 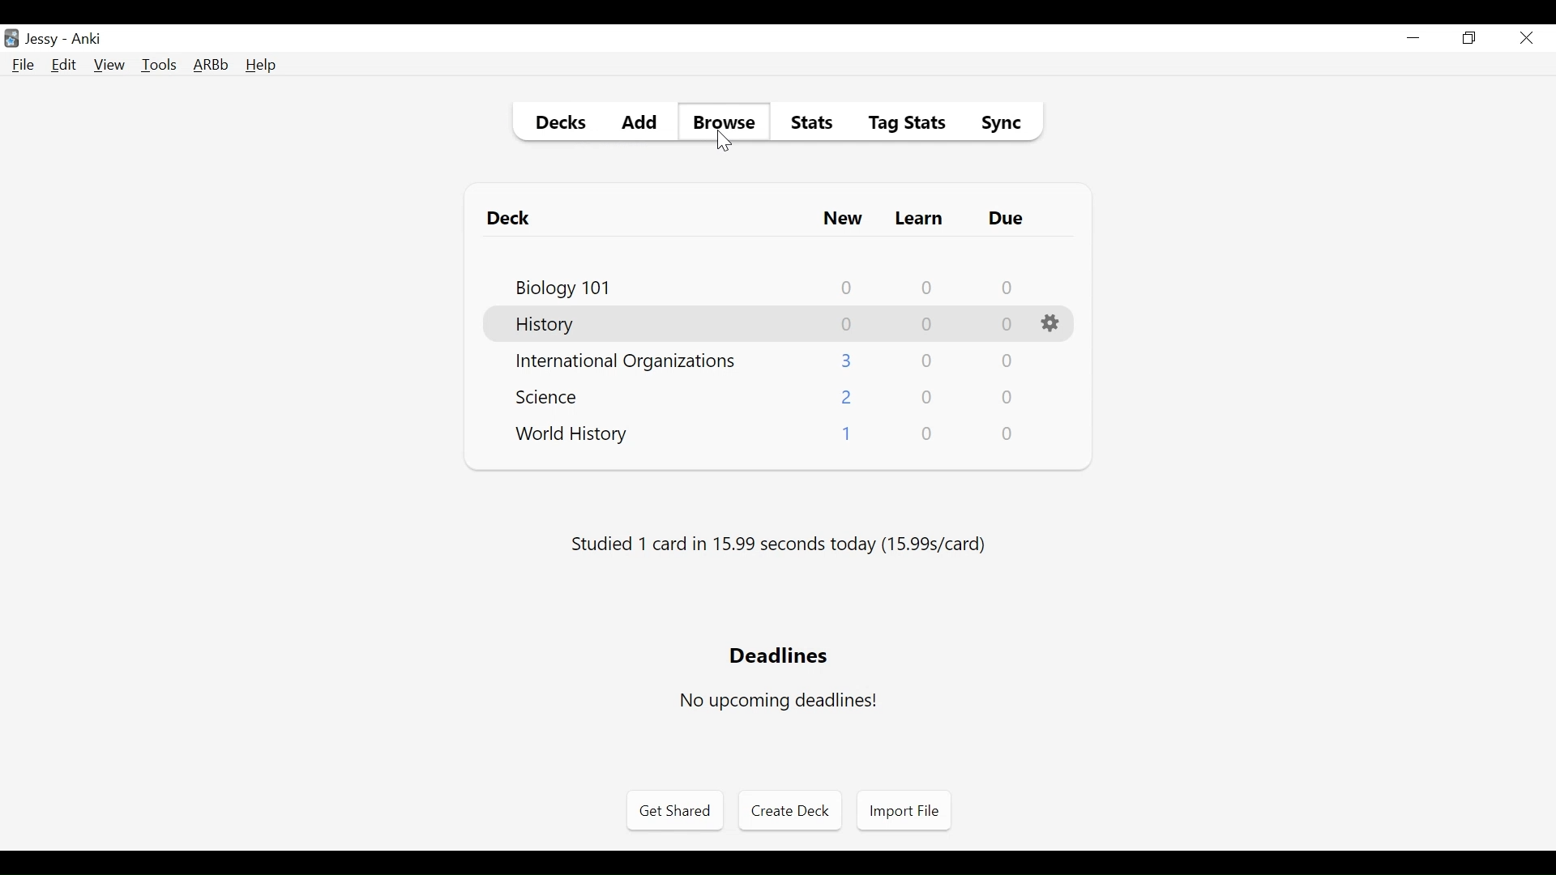 What do you see at coordinates (90, 39) in the screenshot?
I see `Anki` at bounding box center [90, 39].